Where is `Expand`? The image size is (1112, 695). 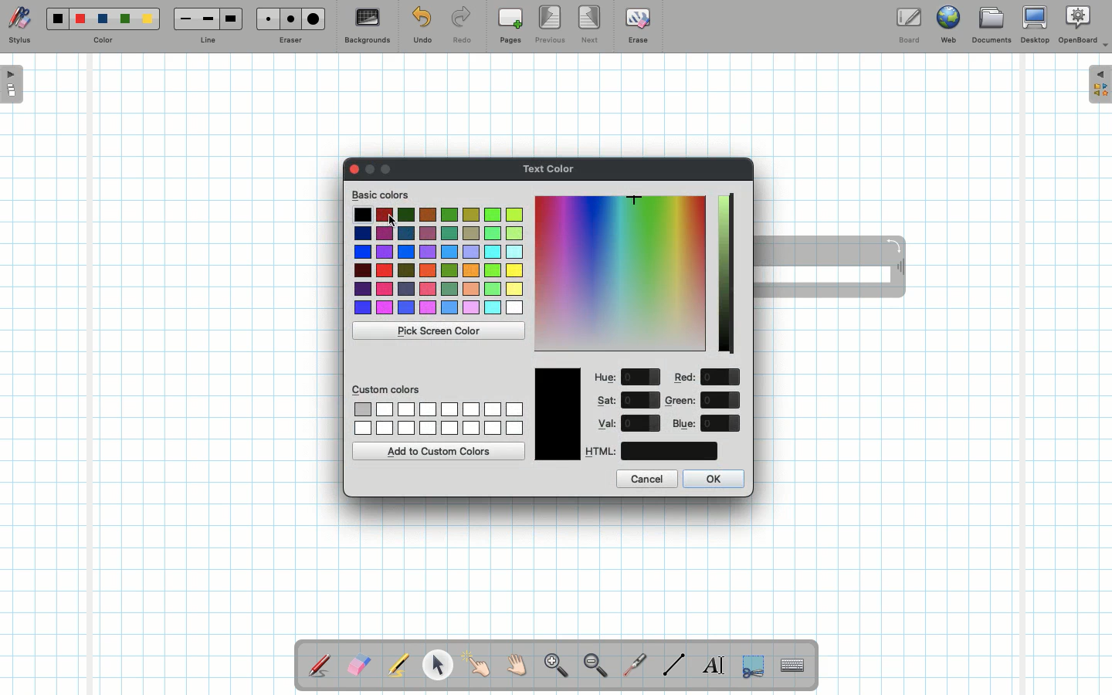 Expand is located at coordinates (1100, 84).